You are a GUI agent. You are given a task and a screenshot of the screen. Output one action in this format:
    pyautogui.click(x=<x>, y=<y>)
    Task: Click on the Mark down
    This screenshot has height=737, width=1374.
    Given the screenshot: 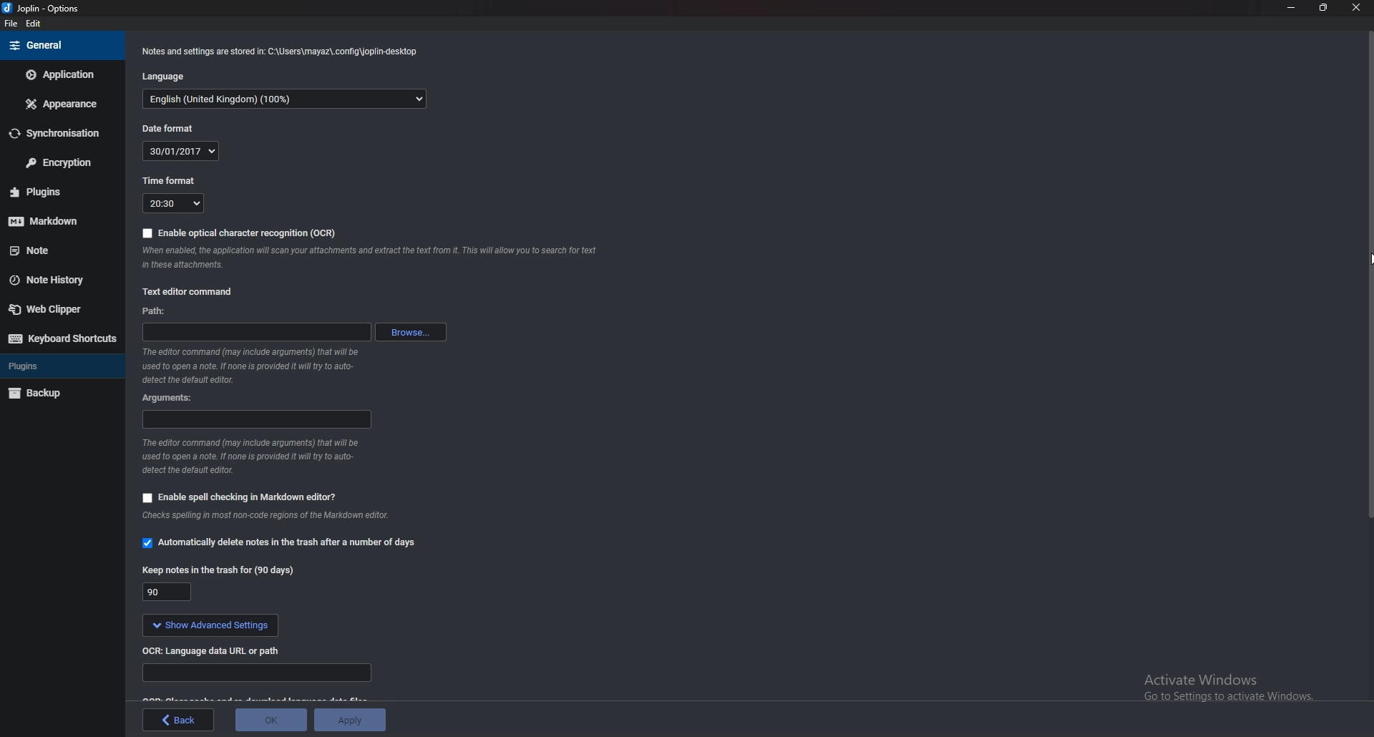 What is the action you would take?
    pyautogui.click(x=54, y=220)
    